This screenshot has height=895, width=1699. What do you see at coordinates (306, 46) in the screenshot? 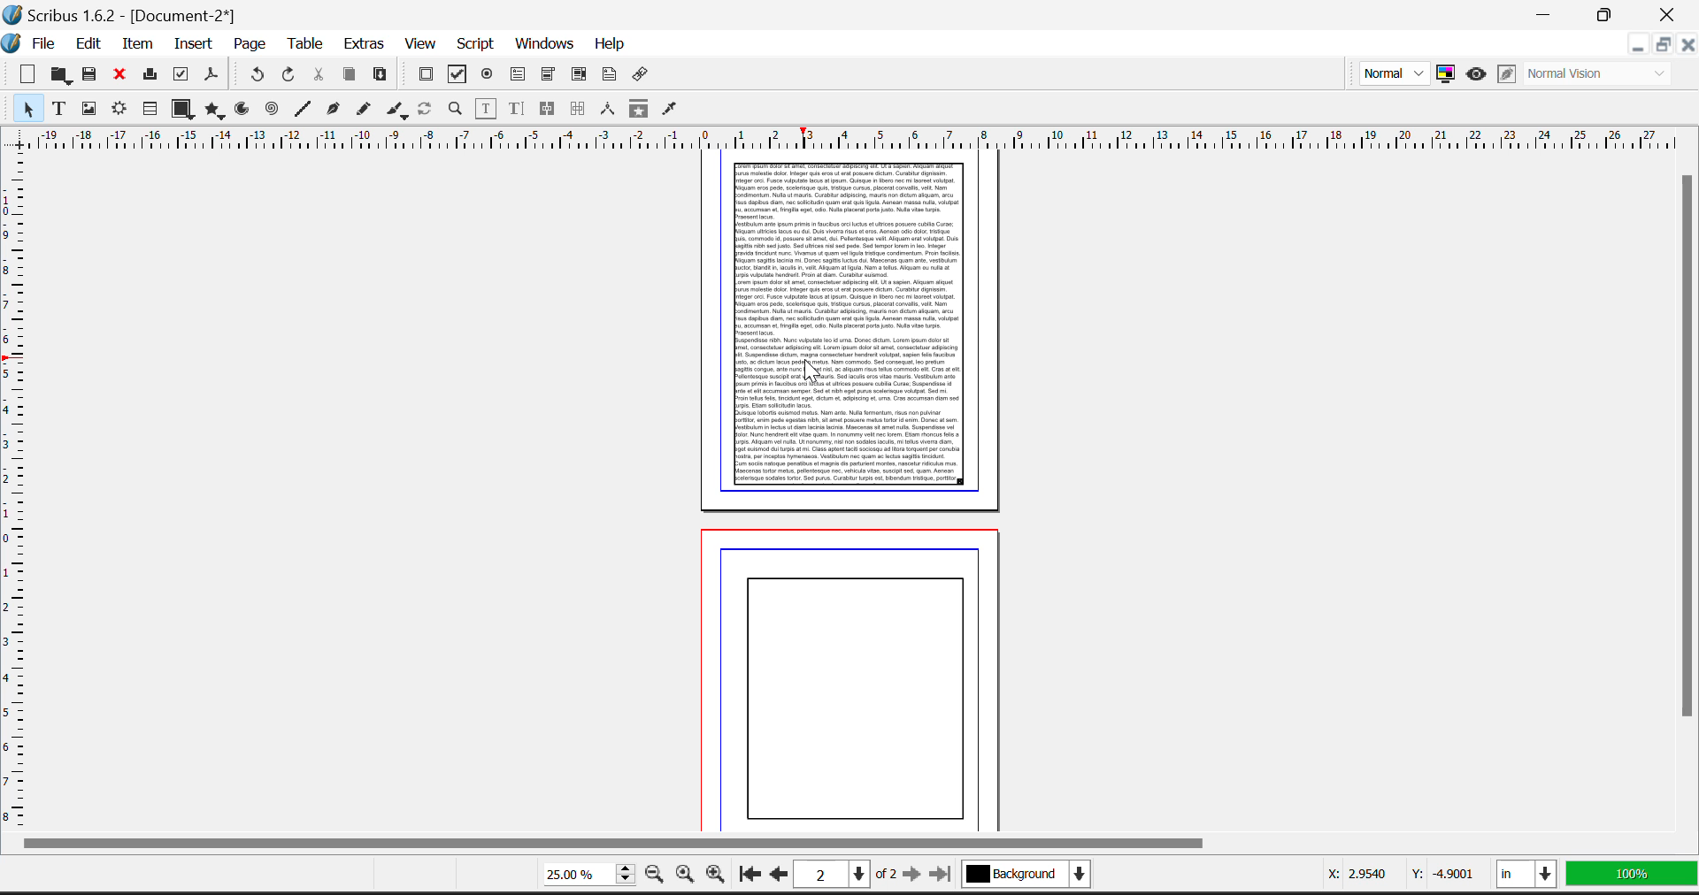
I see `Table` at bounding box center [306, 46].